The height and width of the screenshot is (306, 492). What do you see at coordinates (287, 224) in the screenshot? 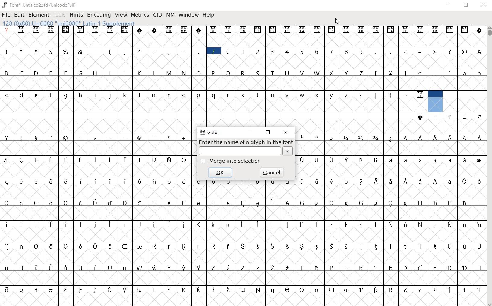
I see `Symbol` at bounding box center [287, 224].